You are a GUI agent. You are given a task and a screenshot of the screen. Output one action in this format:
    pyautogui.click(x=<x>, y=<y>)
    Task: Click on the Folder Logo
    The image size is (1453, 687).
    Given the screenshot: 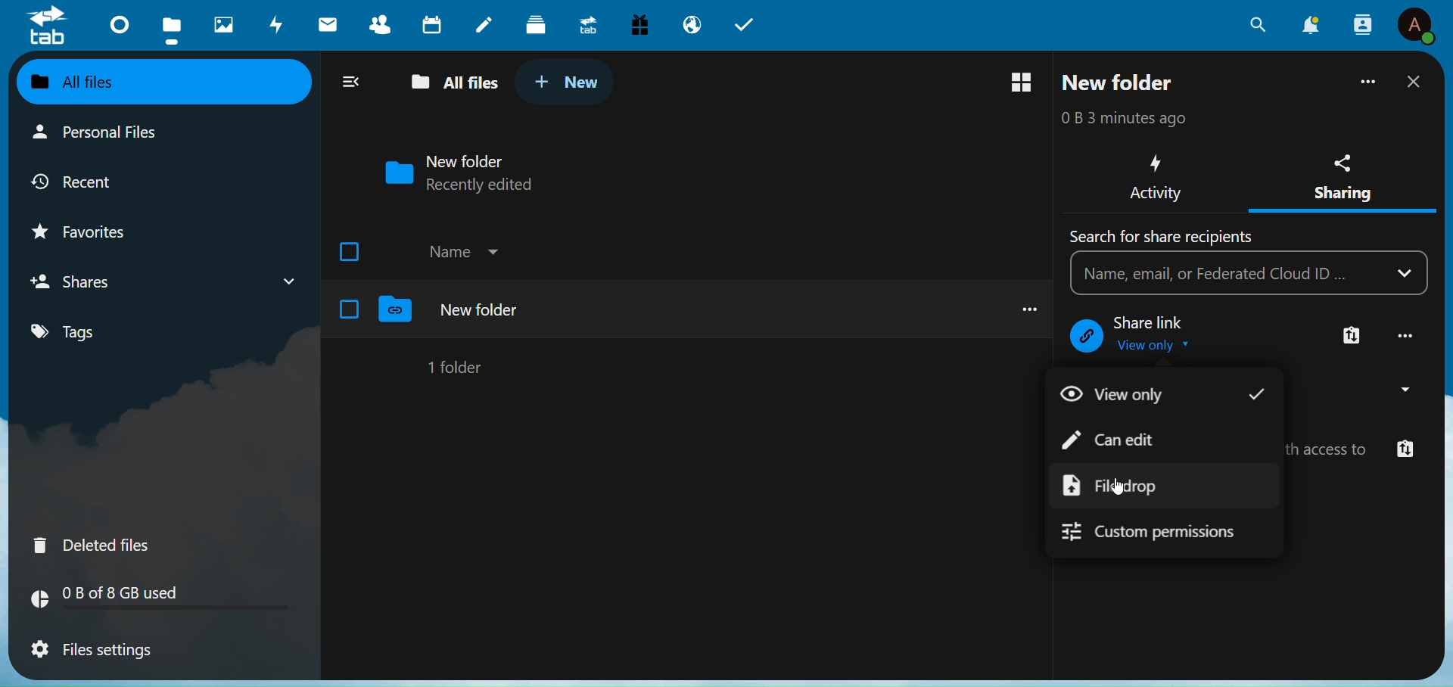 What is the action you would take?
    pyautogui.click(x=397, y=310)
    